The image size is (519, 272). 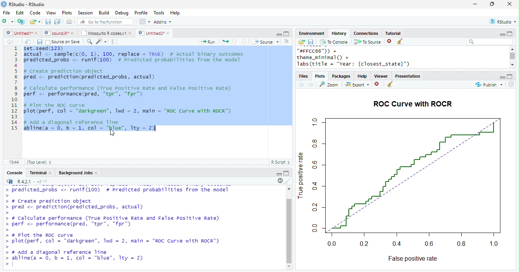 I want to click on minimize, so click(x=502, y=35).